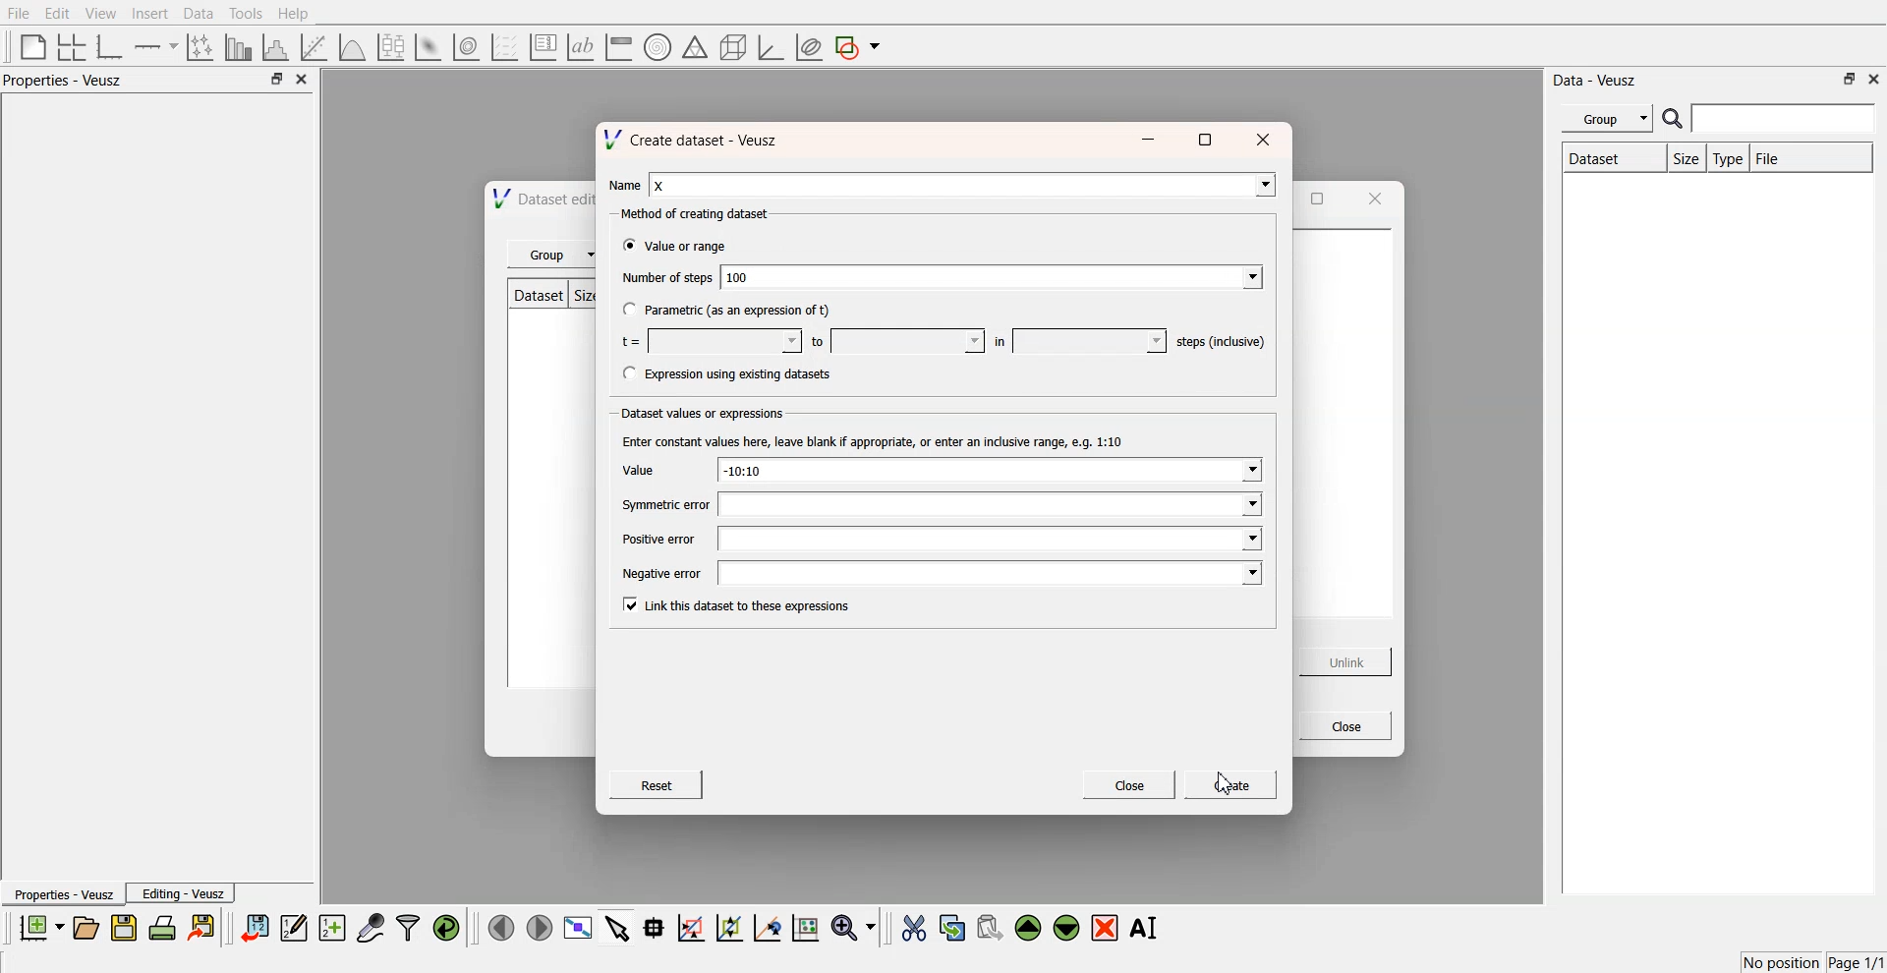 The image size is (1887, 973). What do you see at coordinates (627, 372) in the screenshot?
I see `checkbox` at bounding box center [627, 372].